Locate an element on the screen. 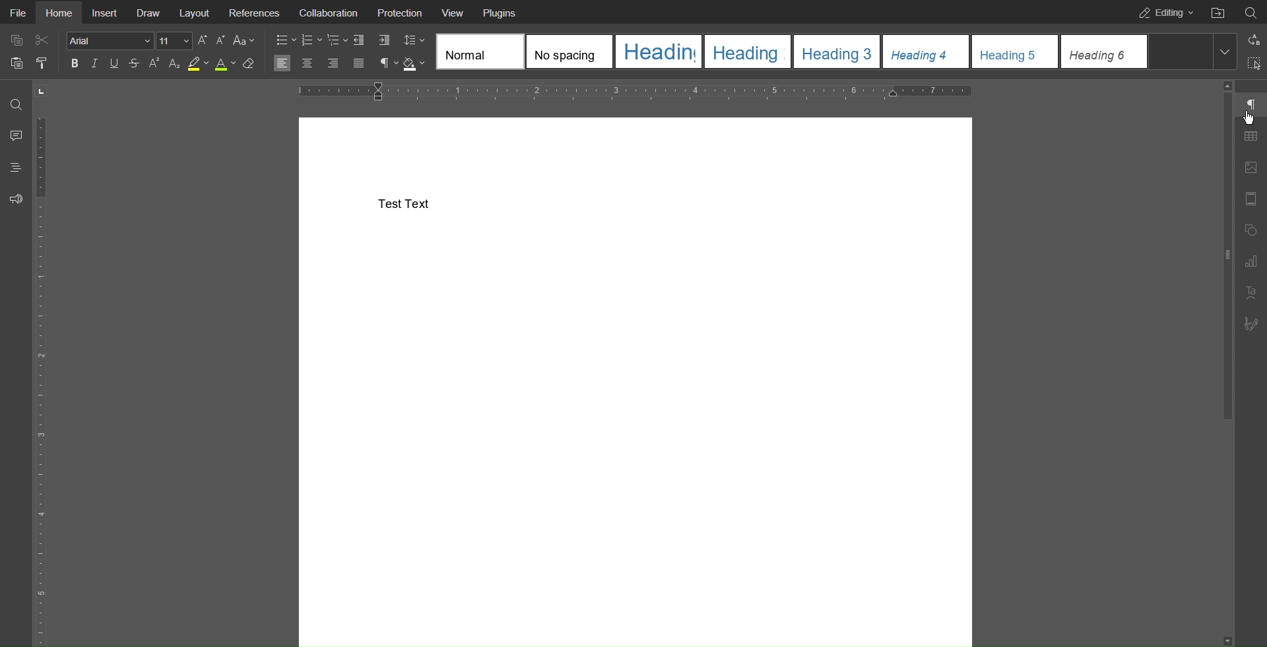  Highlight is located at coordinates (198, 64).